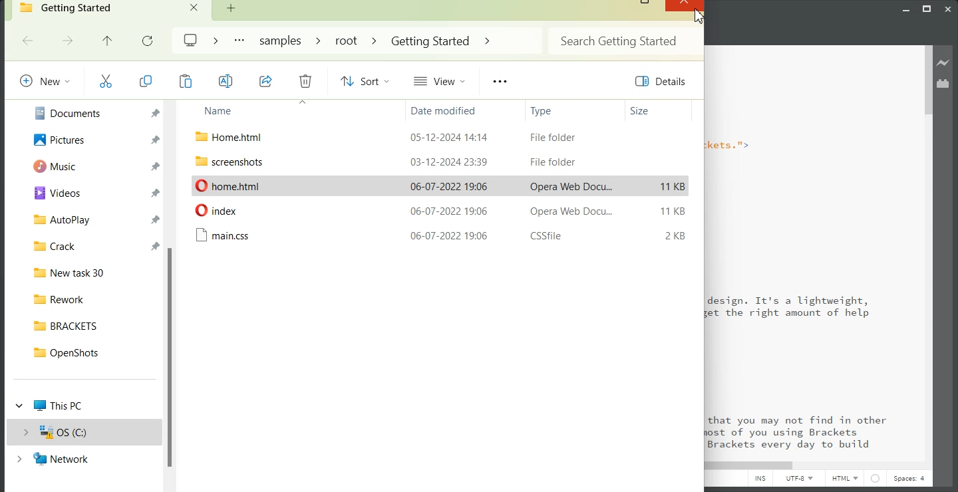  Describe the element at coordinates (92, 166) in the screenshot. I see `Music` at that location.